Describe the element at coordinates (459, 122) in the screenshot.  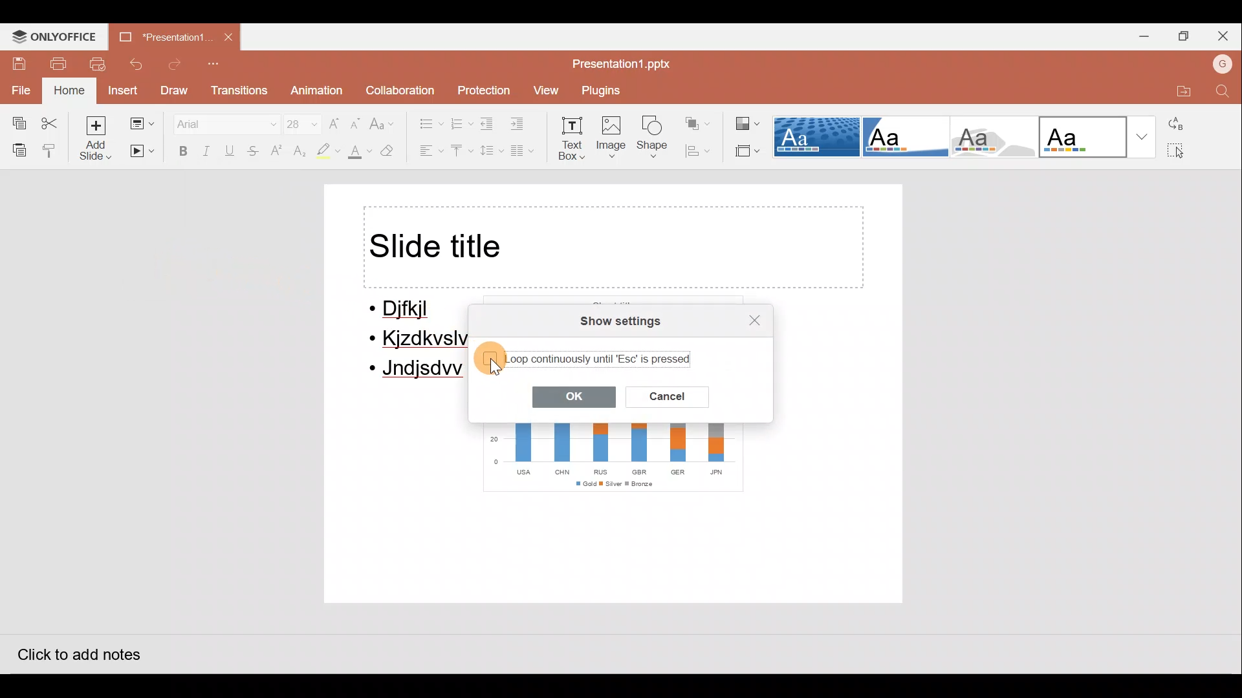
I see `Numbering` at that location.